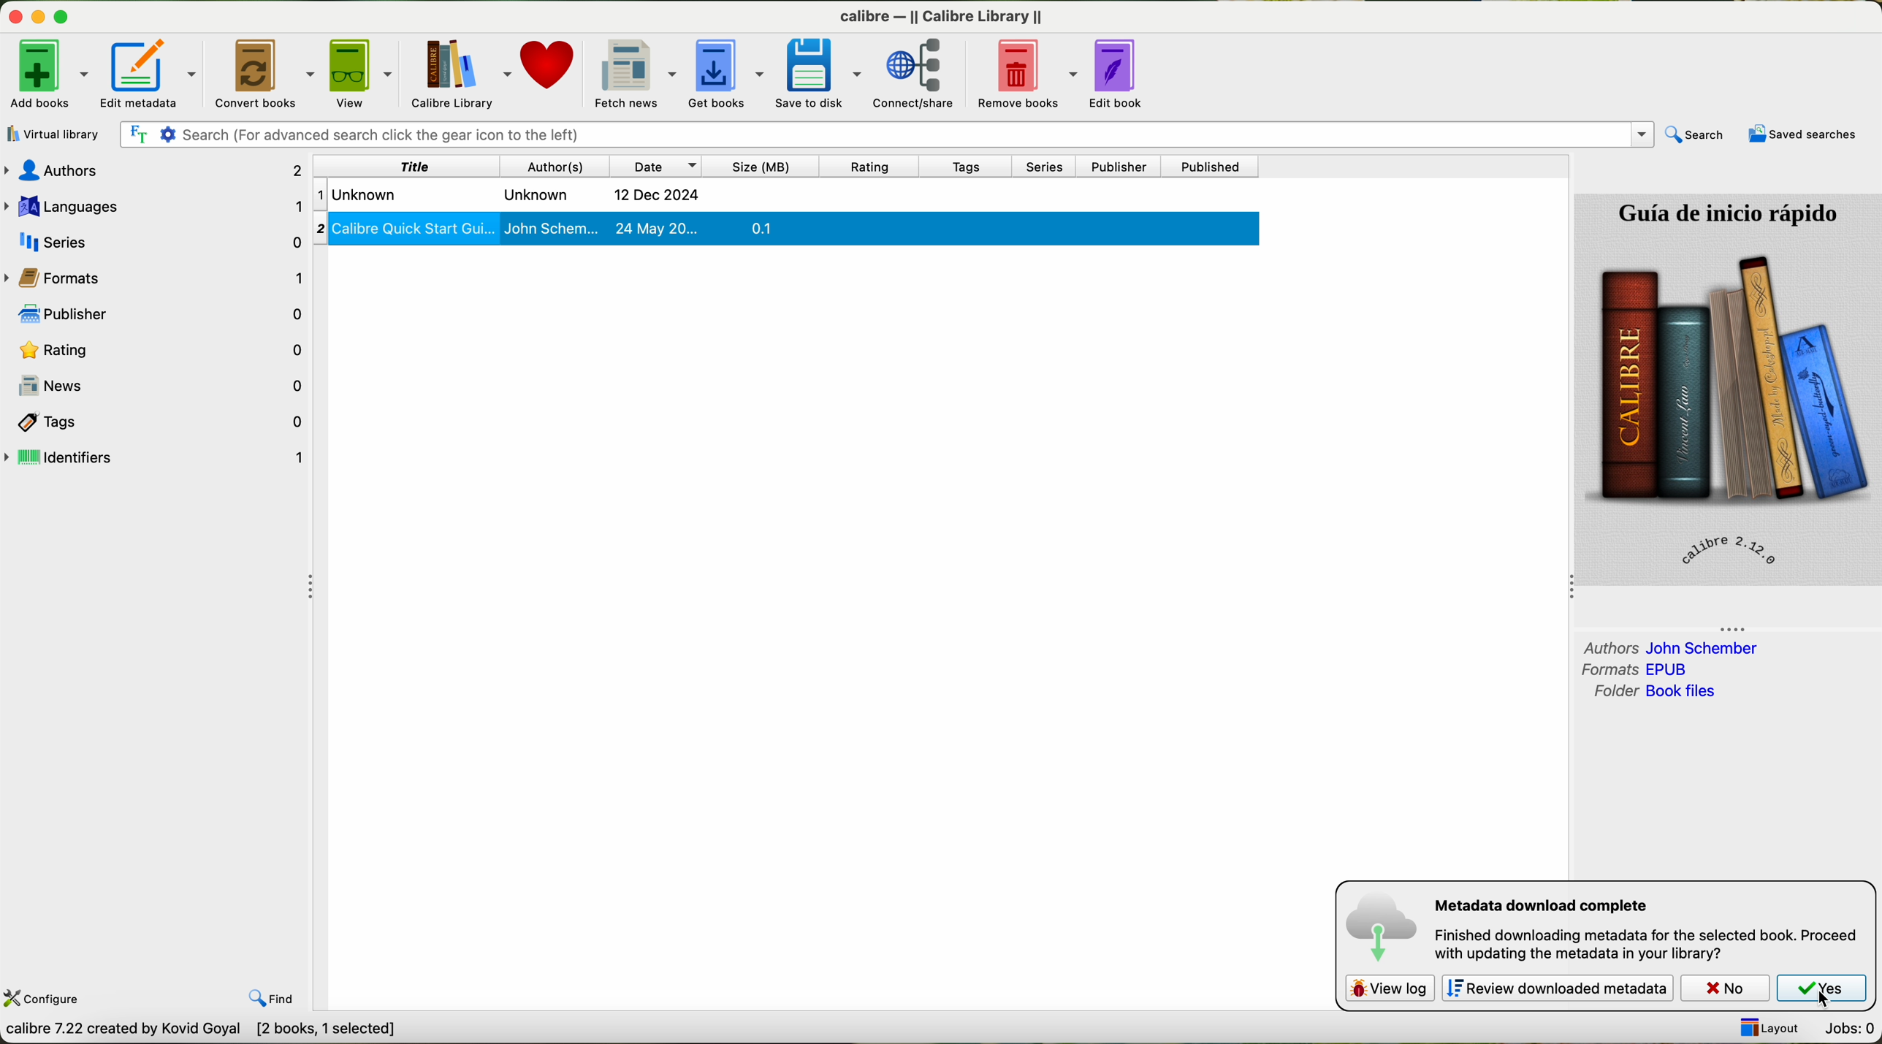 The height and width of the screenshot is (1044, 1882). Describe the element at coordinates (891, 134) in the screenshot. I see `searrch bar` at that location.